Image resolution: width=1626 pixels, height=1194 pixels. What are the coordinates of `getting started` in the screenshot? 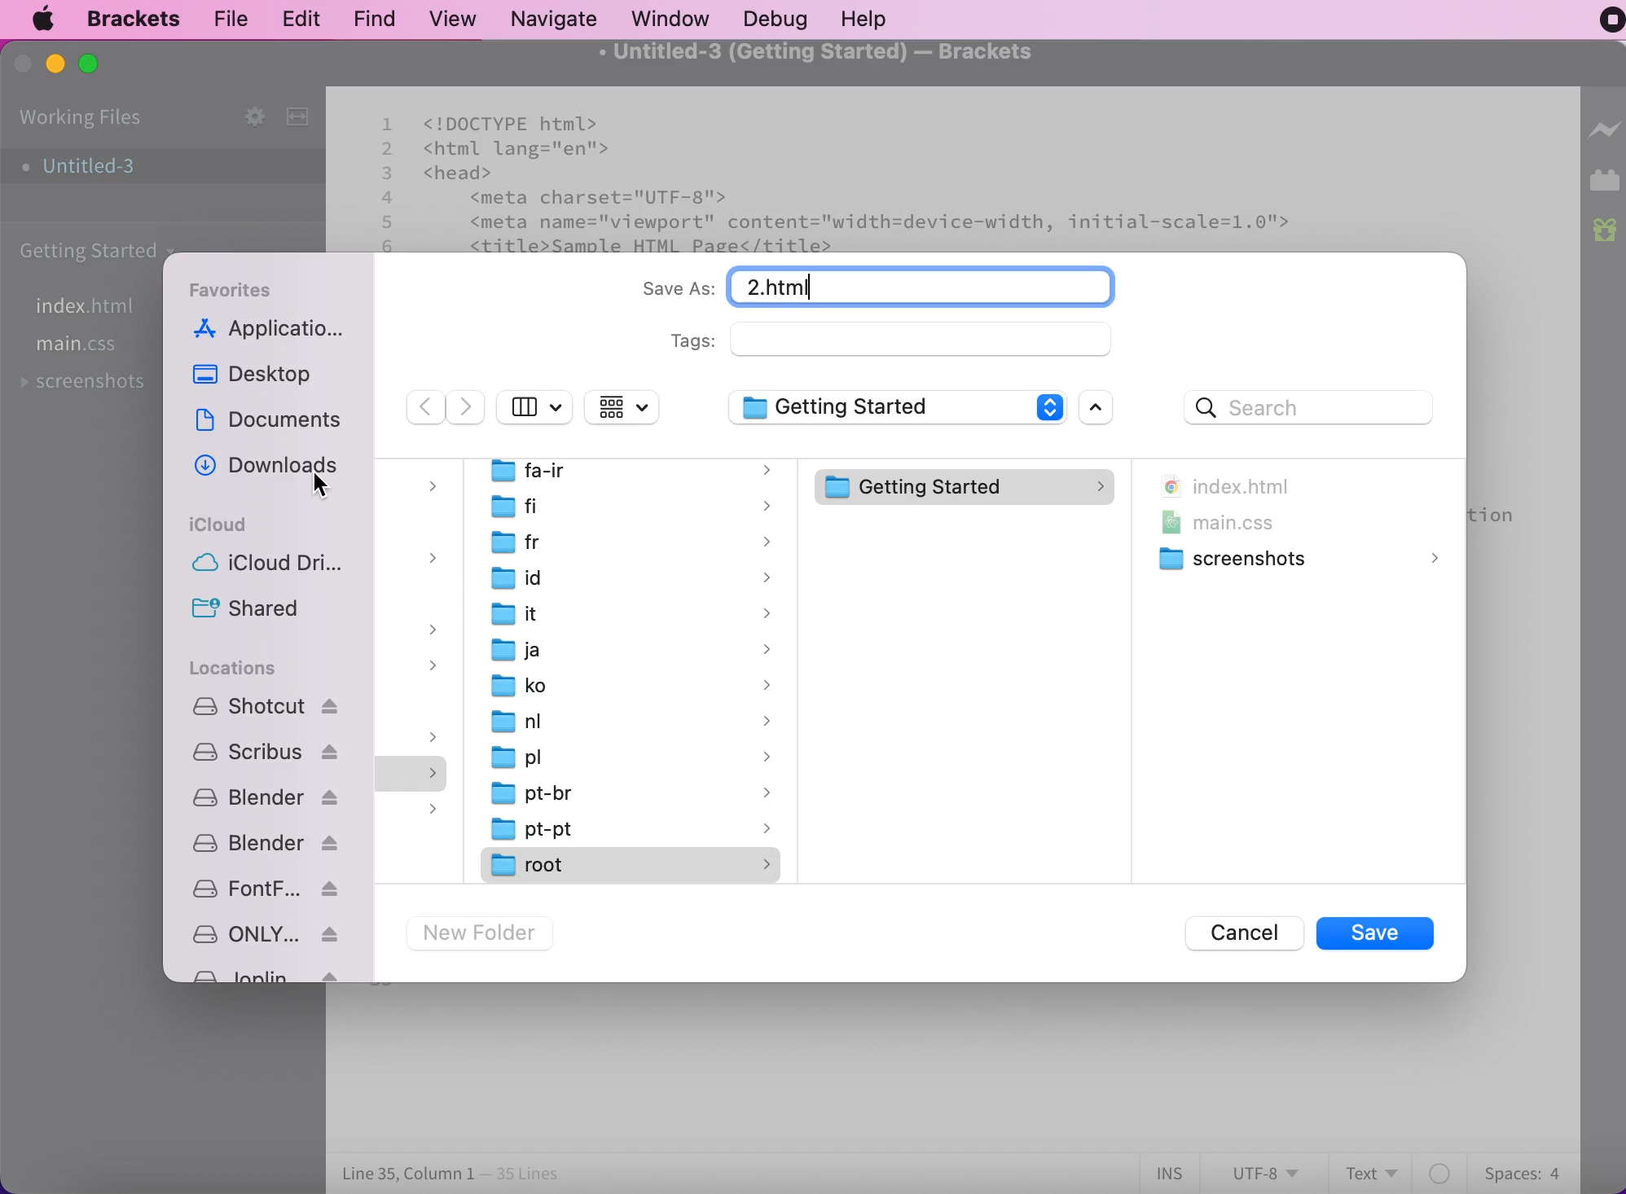 It's located at (968, 485).